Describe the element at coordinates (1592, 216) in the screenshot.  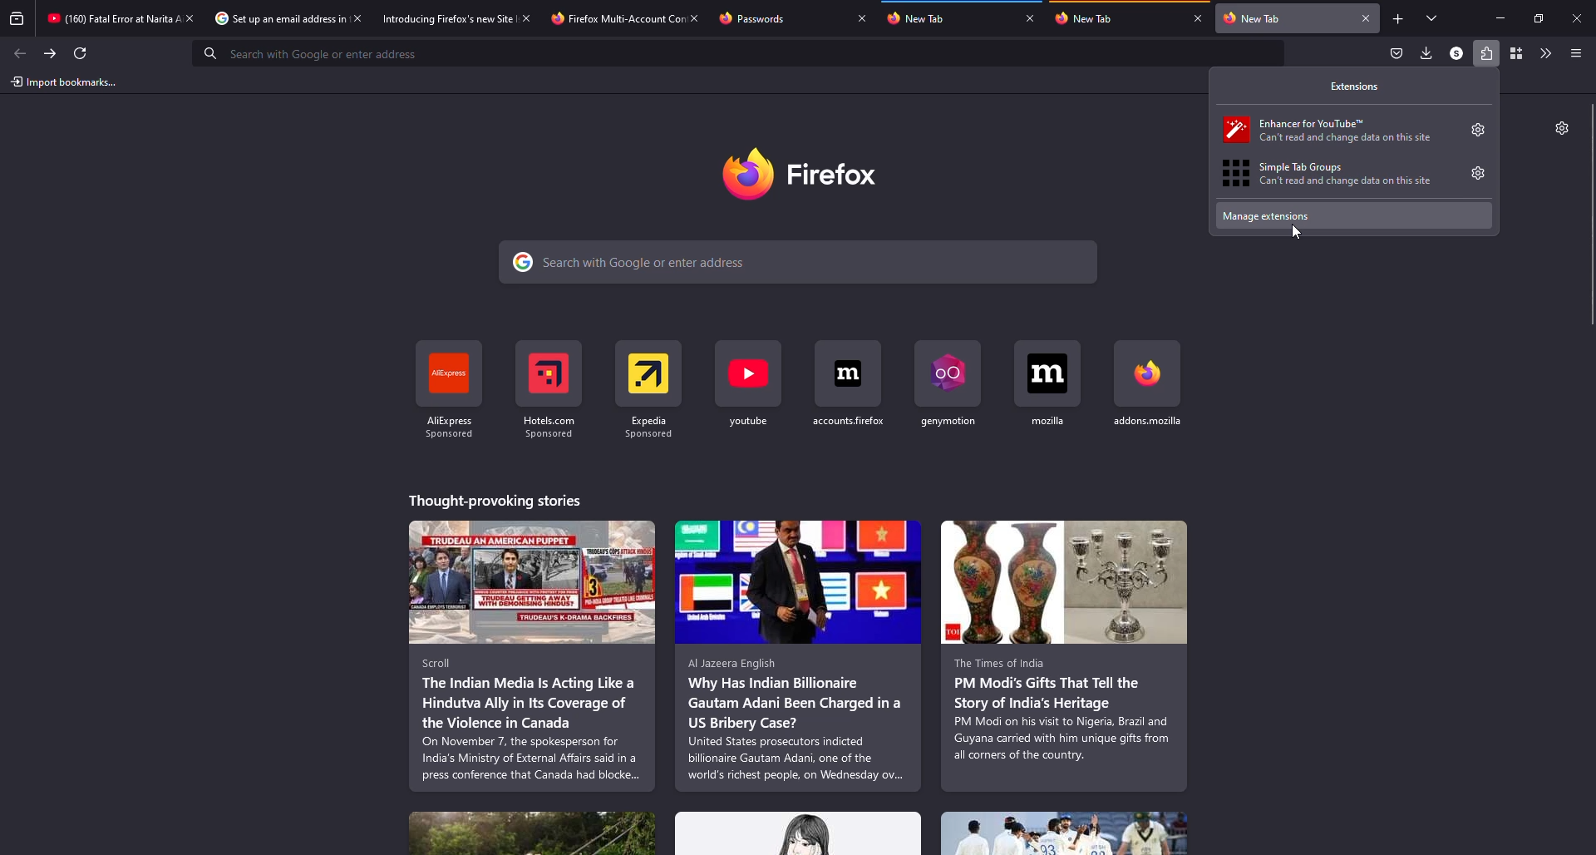
I see `scroll bar` at that location.